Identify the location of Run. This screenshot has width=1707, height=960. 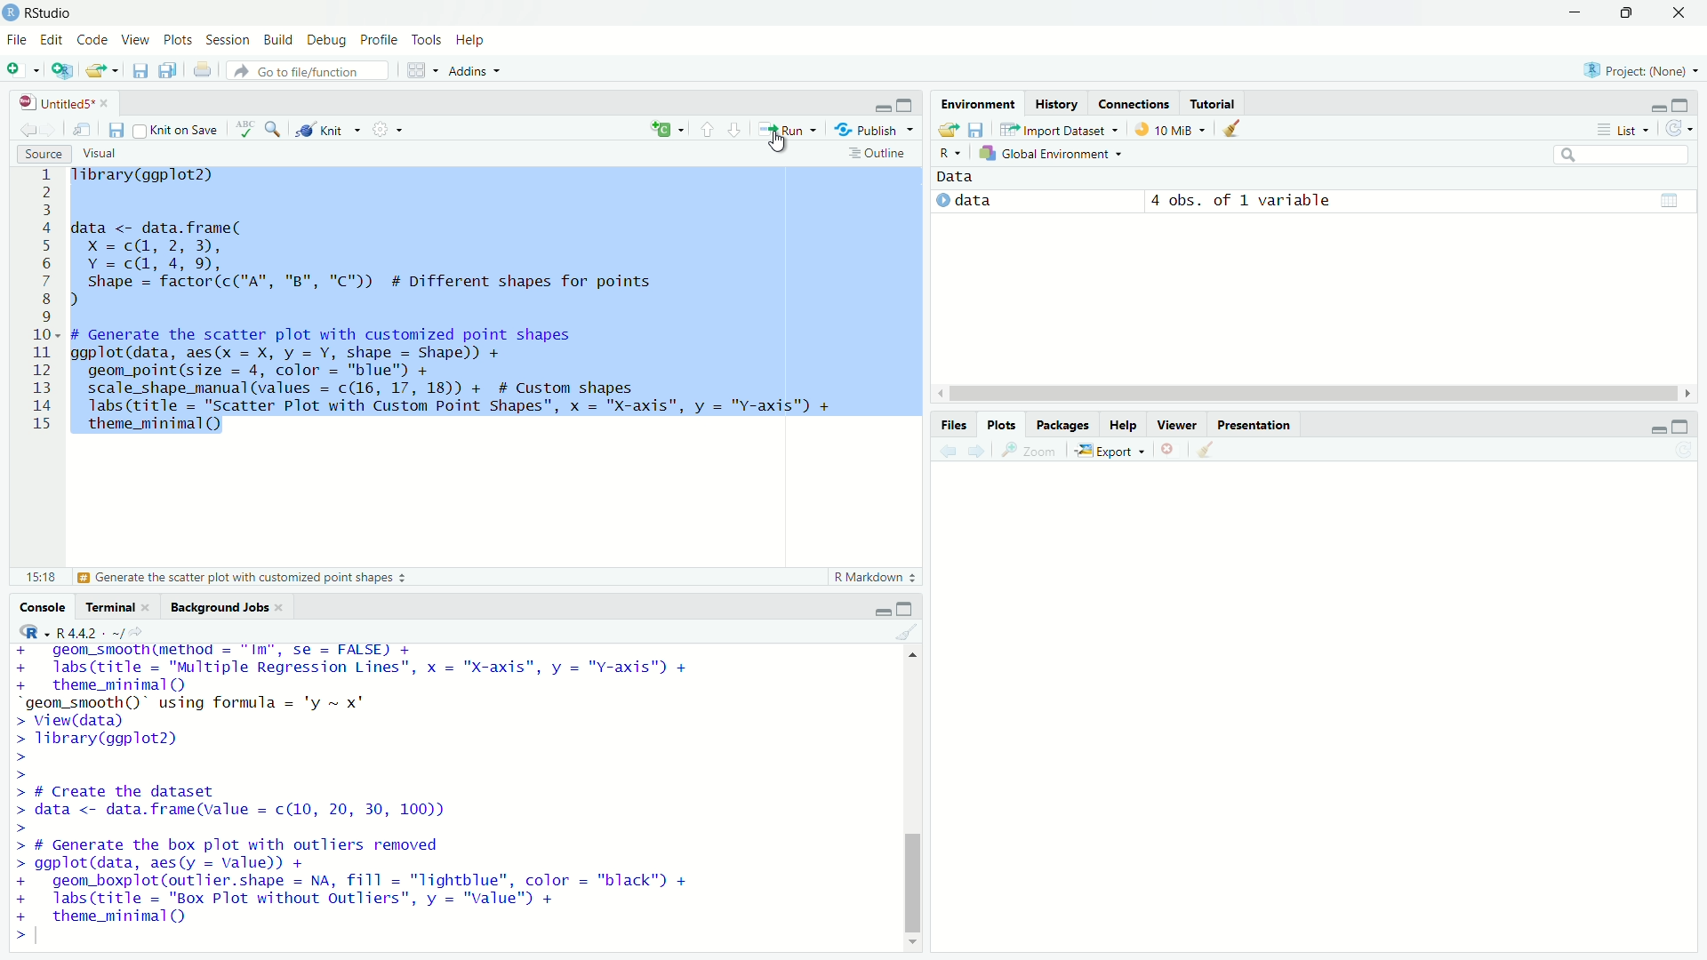
(788, 130).